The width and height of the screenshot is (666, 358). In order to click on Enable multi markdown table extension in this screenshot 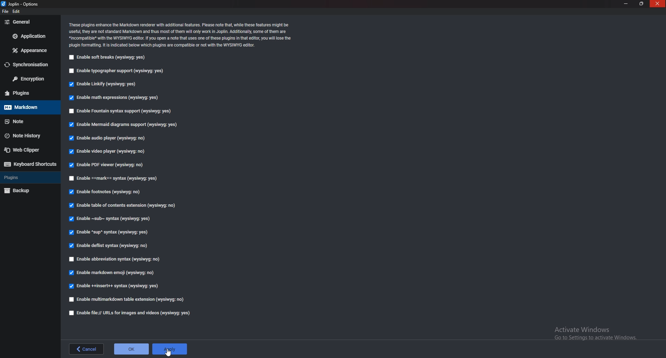, I will do `click(129, 299)`.